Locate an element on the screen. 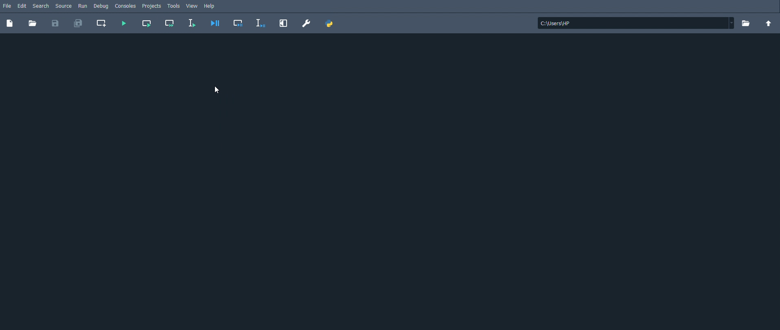 This screenshot has height=330, width=780. Debug file is located at coordinates (215, 24).